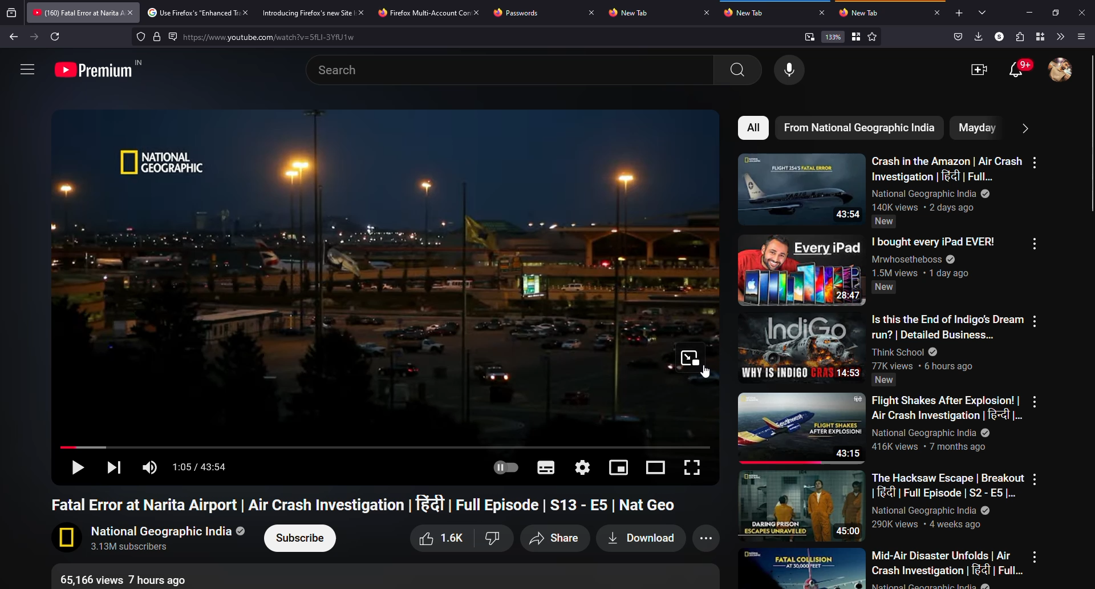 This screenshot has height=589, width=1095. I want to click on fullscreen, so click(691, 467).